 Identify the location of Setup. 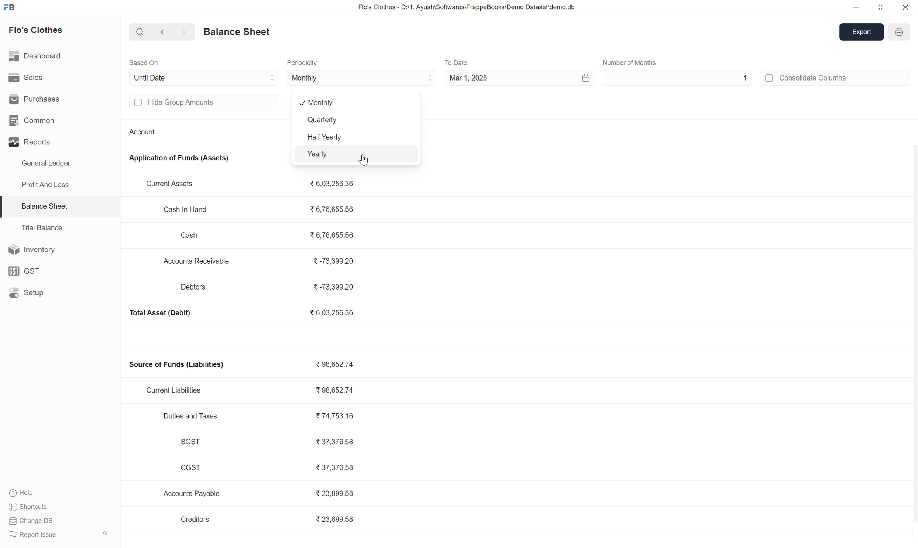
(30, 292).